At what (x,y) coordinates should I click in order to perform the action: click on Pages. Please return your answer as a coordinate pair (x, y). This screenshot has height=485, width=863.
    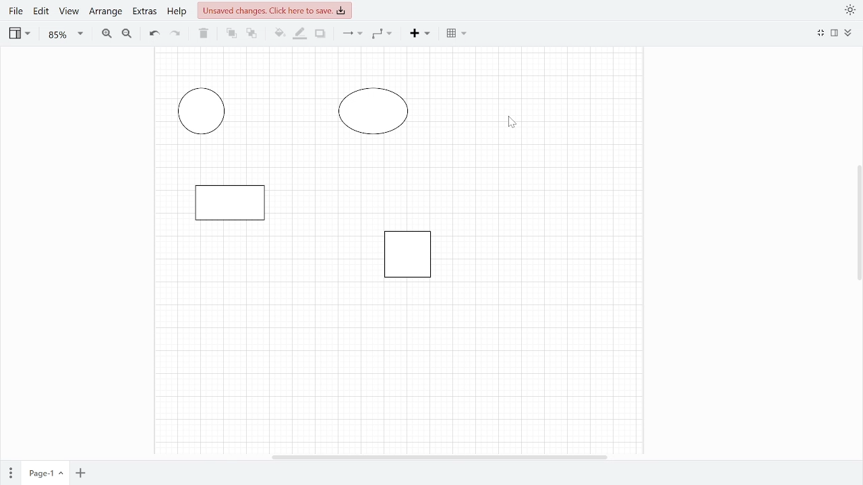
    Looking at the image, I should click on (11, 470).